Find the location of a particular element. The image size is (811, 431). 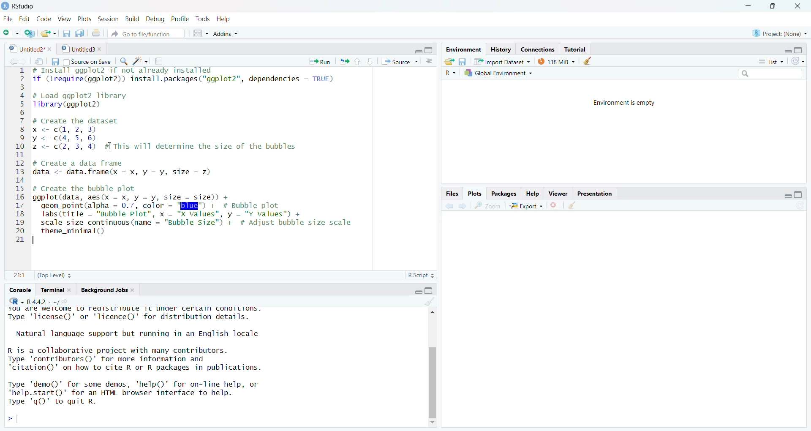

New file is located at coordinates (49, 32).